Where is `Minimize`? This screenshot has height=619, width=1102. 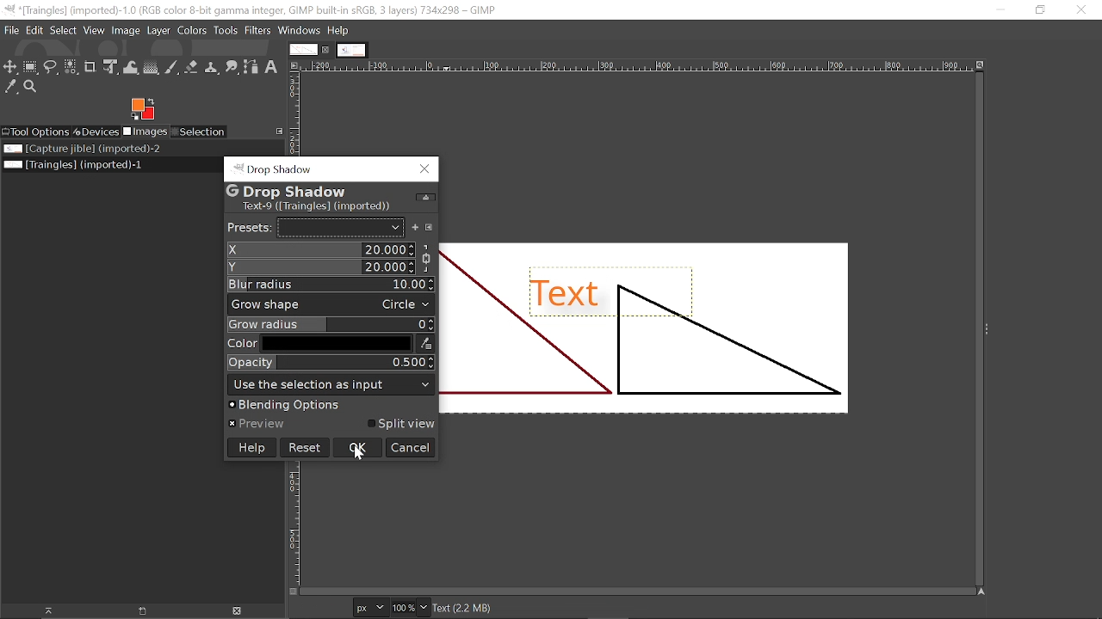 Minimize is located at coordinates (996, 9).